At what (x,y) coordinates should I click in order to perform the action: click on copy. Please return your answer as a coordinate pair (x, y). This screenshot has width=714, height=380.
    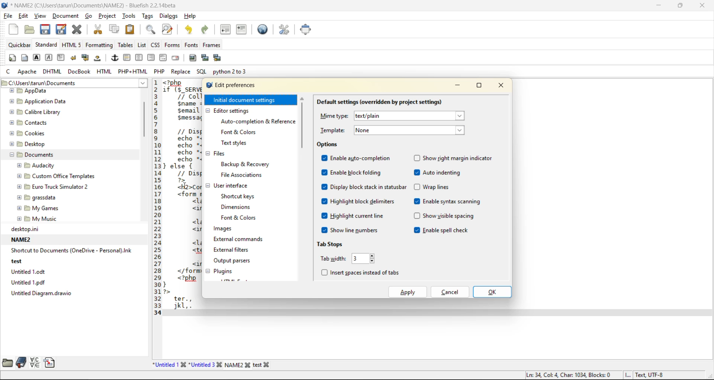
    Looking at the image, I should click on (115, 29).